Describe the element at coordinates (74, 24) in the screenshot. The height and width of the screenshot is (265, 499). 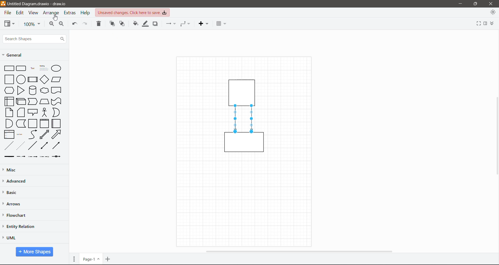
I see `Undo` at that location.